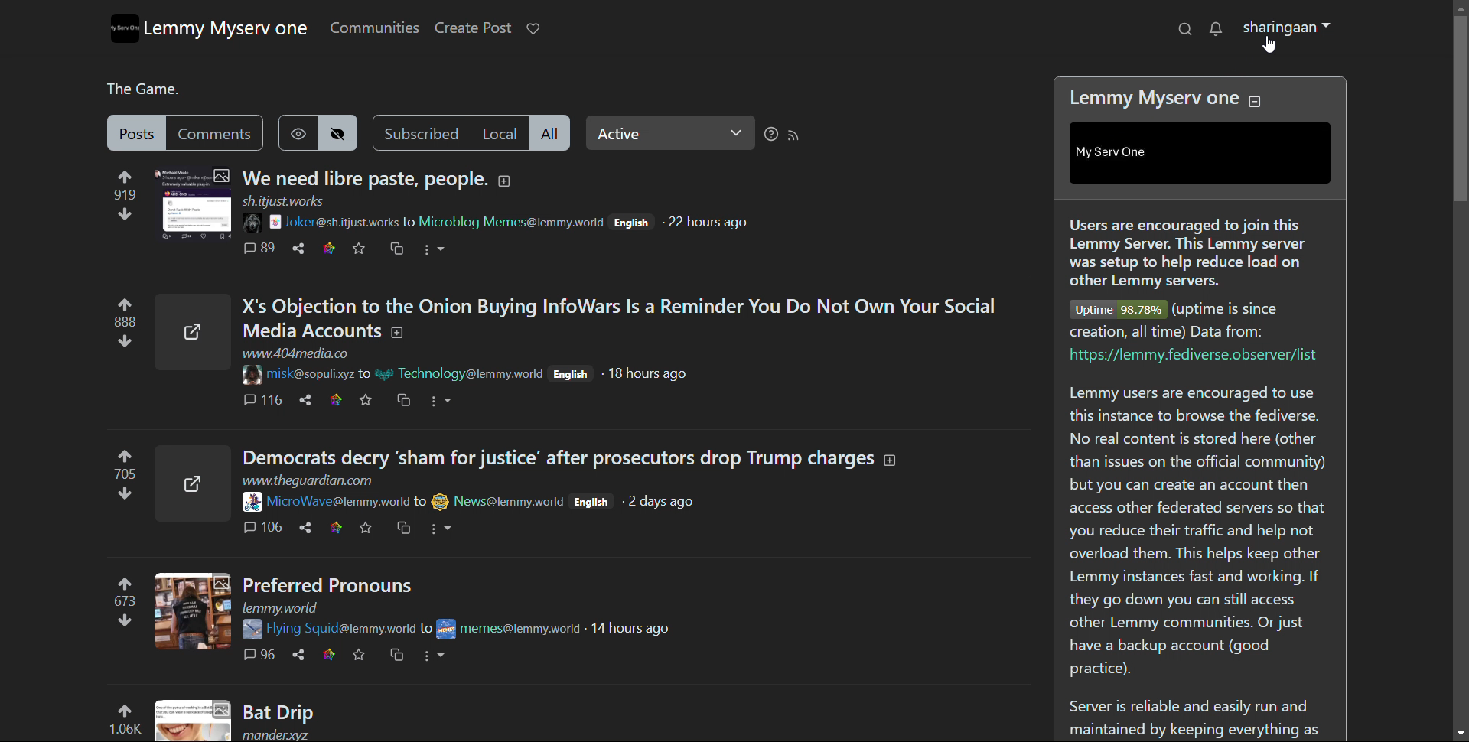 This screenshot has width=1469, height=742. Describe the element at coordinates (572, 457) in the screenshot. I see `Democrats decry ‘sham for justice’ after prosecutors drop Trump charges` at that location.